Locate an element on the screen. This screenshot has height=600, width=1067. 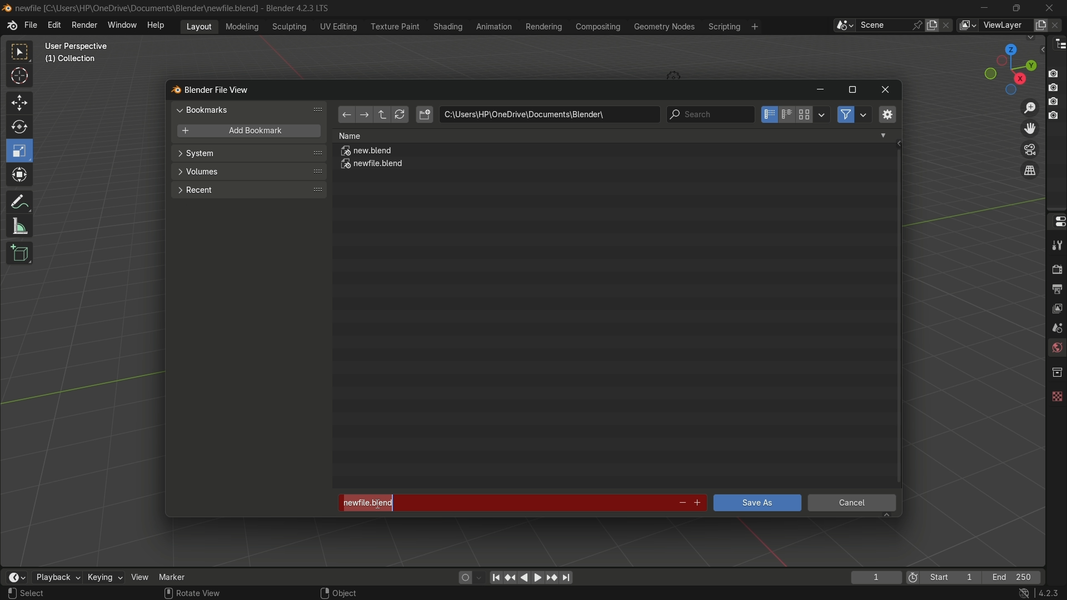
thumbnails display is located at coordinates (805, 115).